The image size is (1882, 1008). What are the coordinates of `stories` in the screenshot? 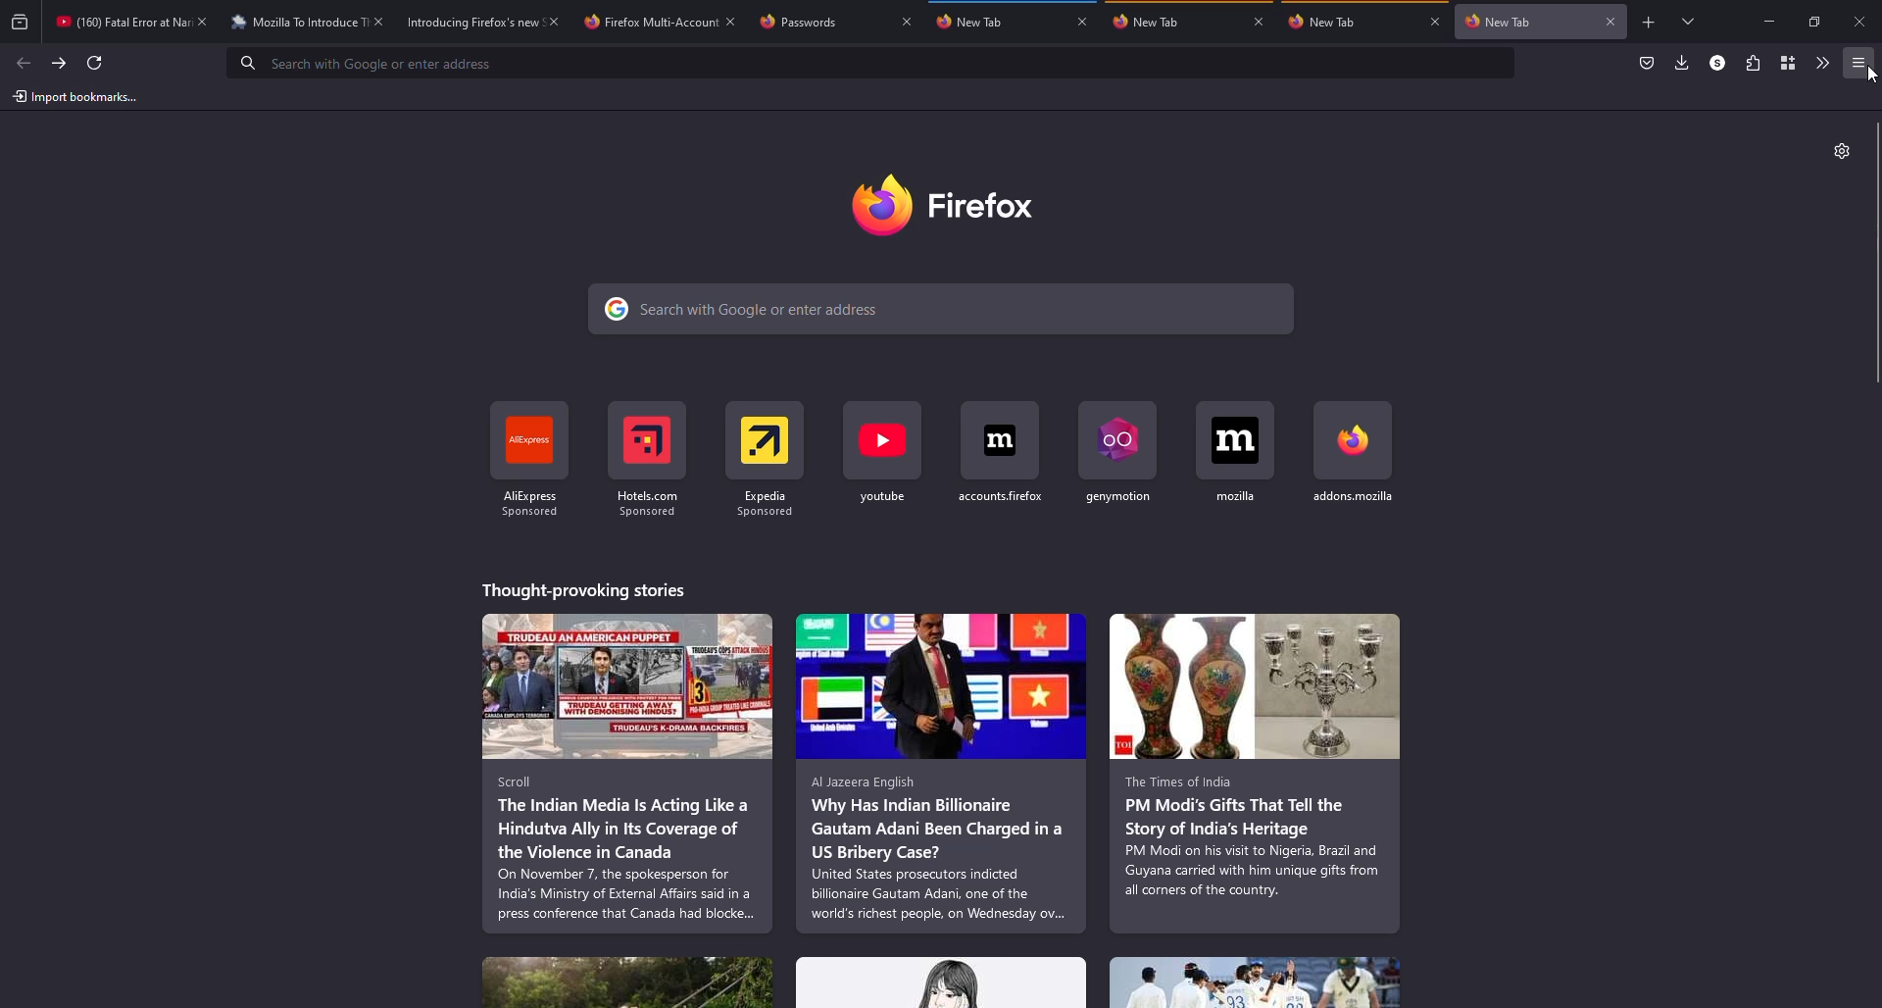 It's located at (627, 983).